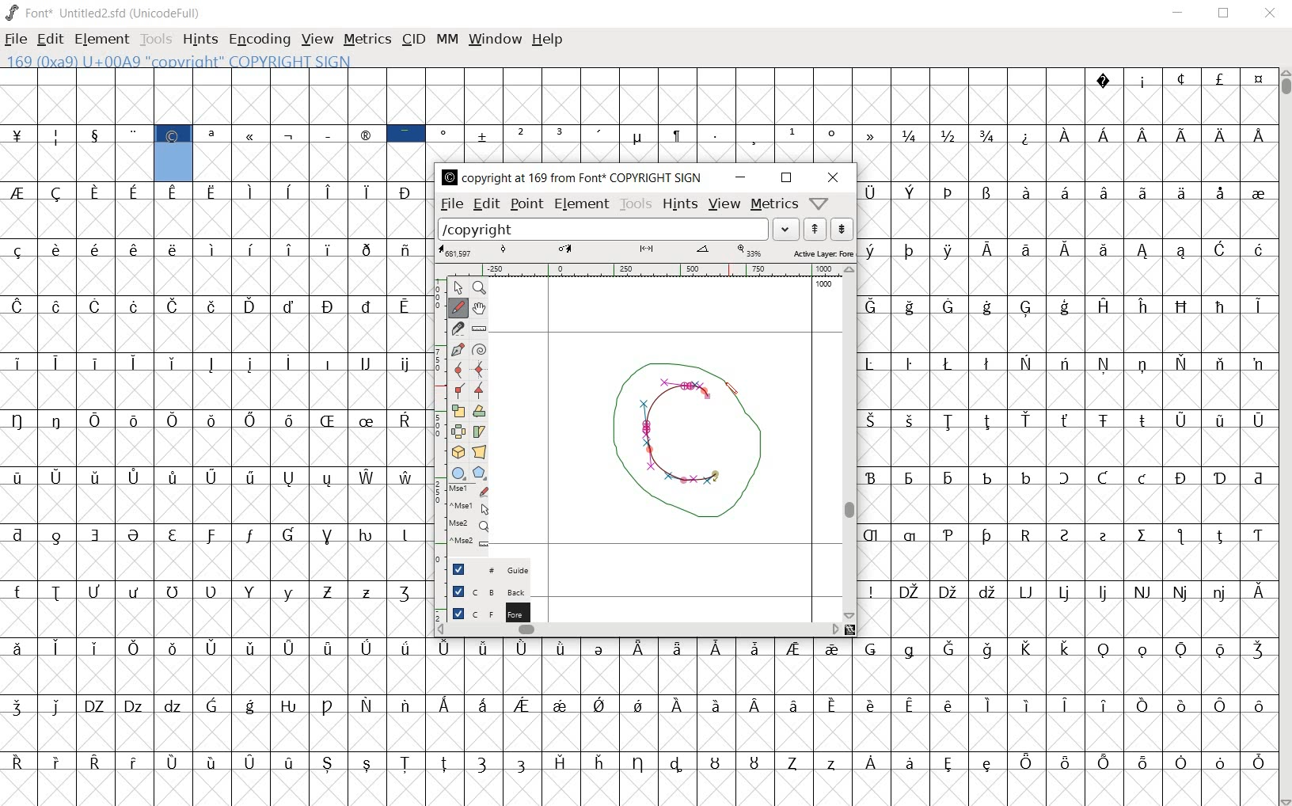 The height and width of the screenshot is (806, 1292). What do you see at coordinates (1271, 13) in the screenshot?
I see `close` at bounding box center [1271, 13].